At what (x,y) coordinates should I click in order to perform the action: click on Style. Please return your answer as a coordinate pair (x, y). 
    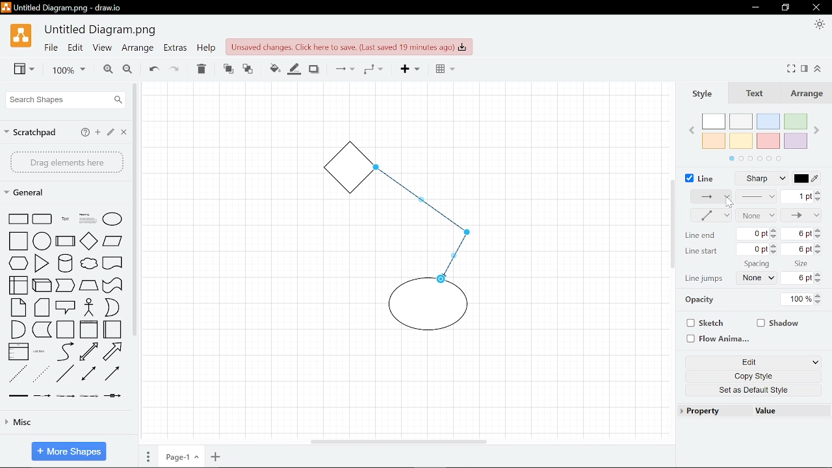
    Looking at the image, I should click on (705, 94).